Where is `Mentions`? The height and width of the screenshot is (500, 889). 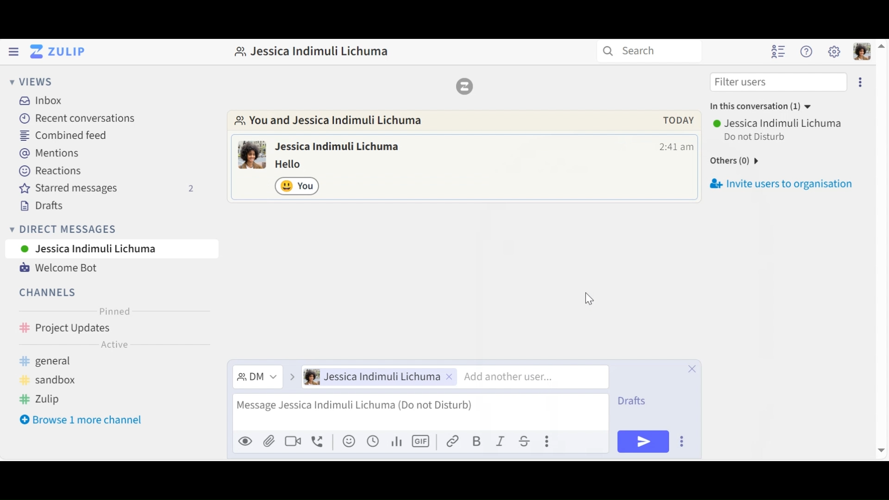
Mentions is located at coordinates (49, 154).